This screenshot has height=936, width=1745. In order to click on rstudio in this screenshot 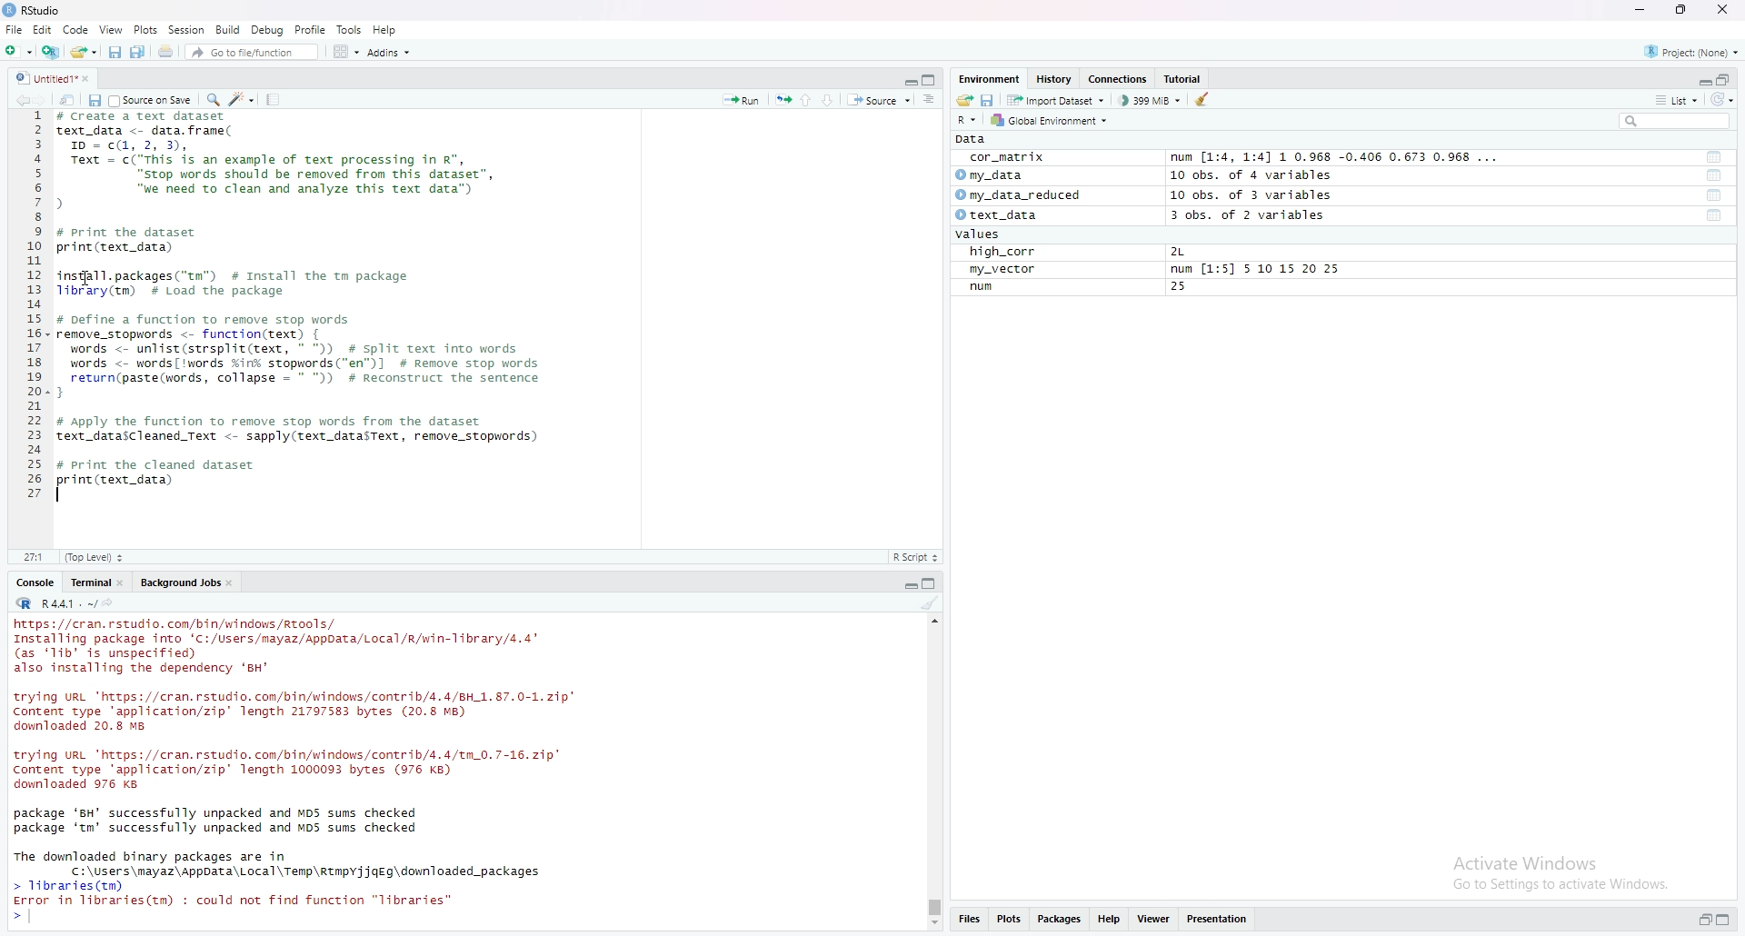, I will do `click(34, 12)`.